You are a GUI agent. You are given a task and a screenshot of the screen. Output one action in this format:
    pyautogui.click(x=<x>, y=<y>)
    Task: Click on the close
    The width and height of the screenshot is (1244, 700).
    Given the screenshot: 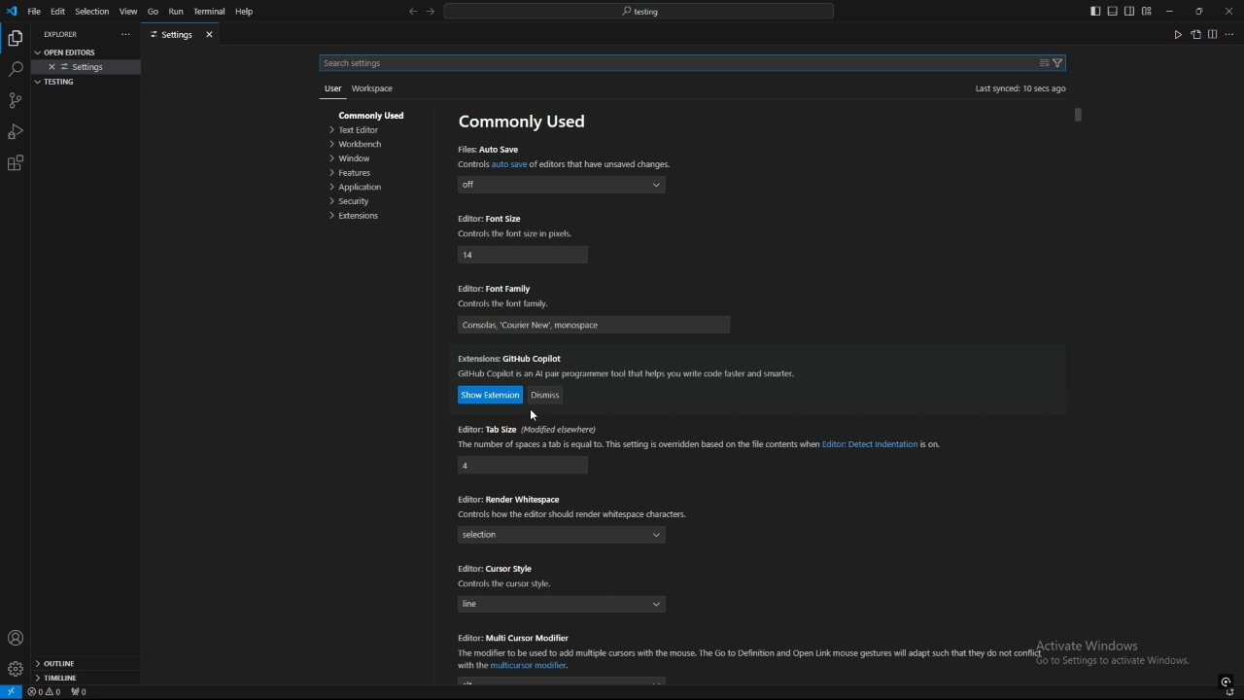 What is the action you would take?
    pyautogui.click(x=530, y=413)
    